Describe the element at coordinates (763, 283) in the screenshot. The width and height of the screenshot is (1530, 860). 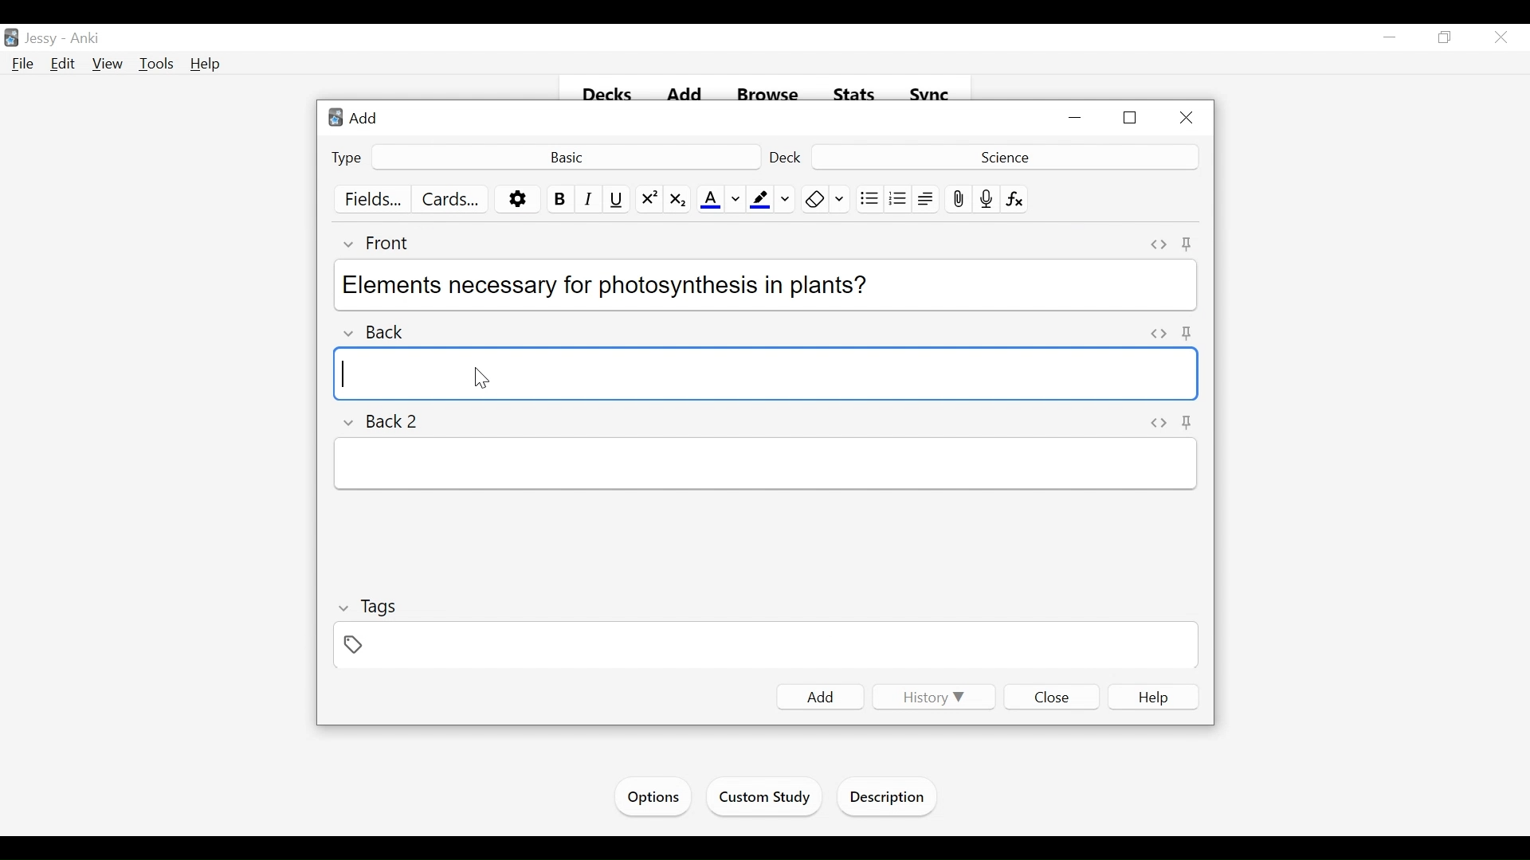
I see `Elements necessary for photosynthesis in plants?` at that location.